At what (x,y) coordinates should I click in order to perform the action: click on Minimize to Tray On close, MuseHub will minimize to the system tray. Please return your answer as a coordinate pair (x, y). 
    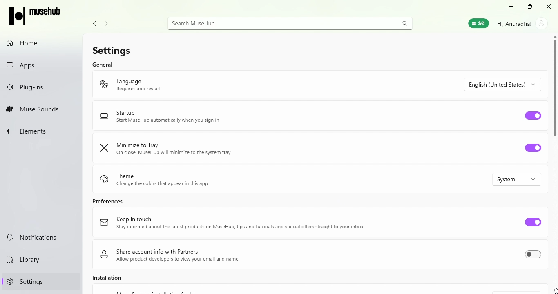
    Looking at the image, I should click on (173, 149).